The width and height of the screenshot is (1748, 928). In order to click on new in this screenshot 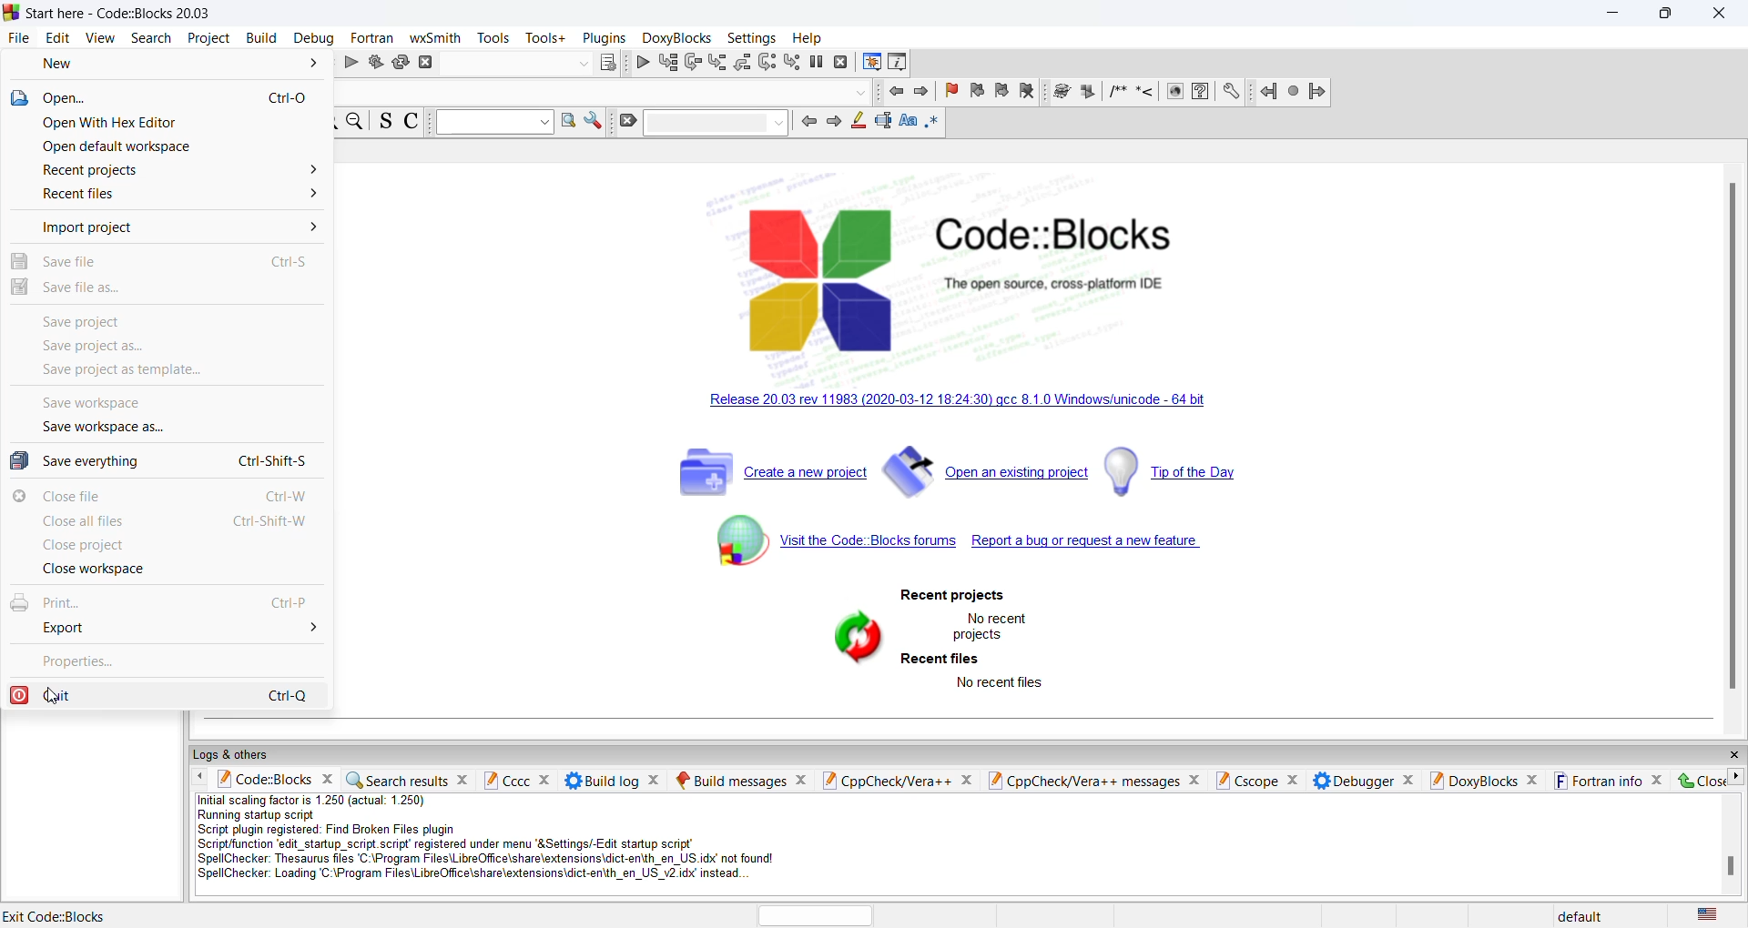, I will do `click(173, 62)`.